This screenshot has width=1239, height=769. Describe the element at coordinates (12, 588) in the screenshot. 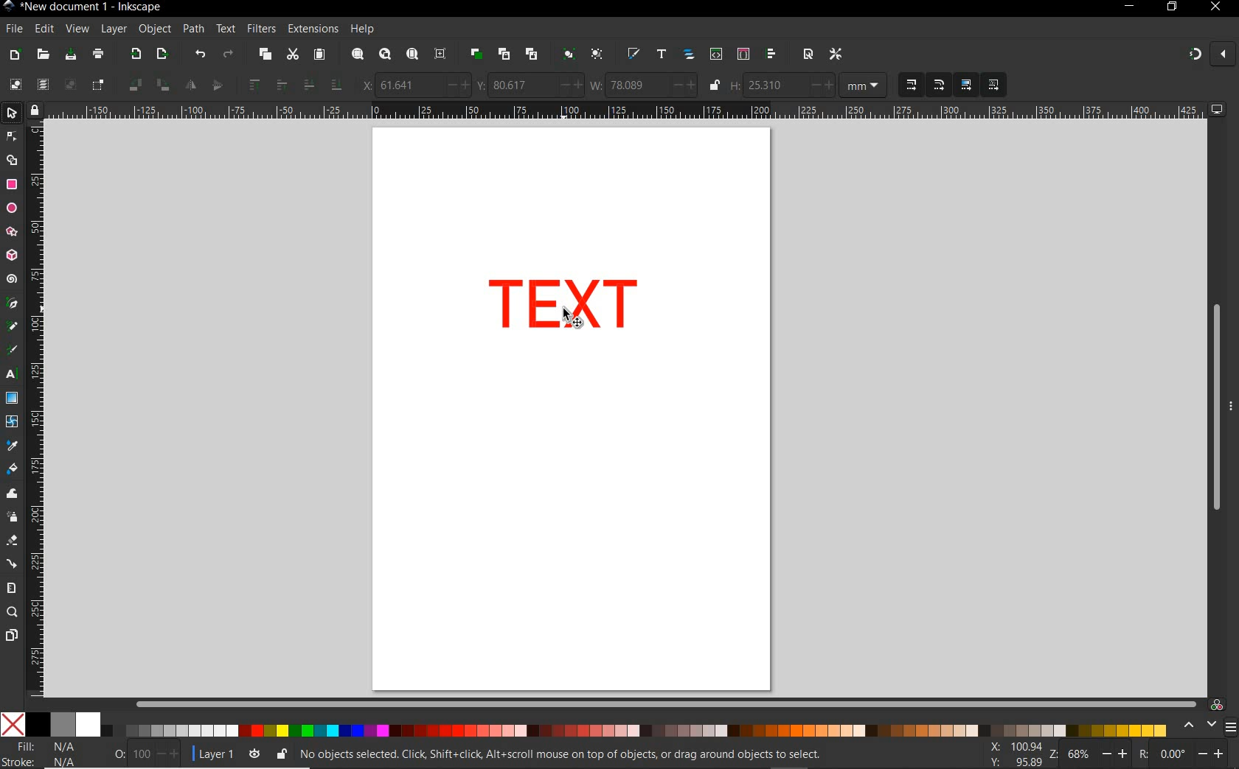

I see `measure tool` at that location.